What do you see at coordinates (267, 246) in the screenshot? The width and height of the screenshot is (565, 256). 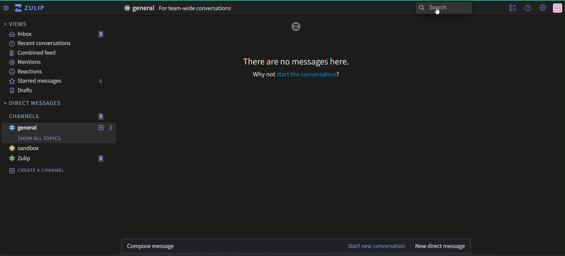 I see `textbox` at bounding box center [267, 246].